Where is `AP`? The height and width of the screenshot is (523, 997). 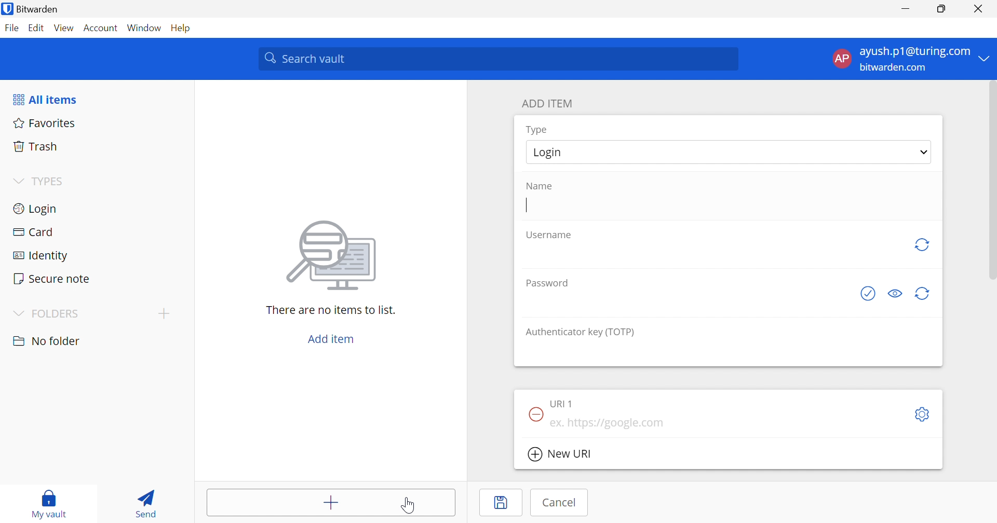 AP is located at coordinates (841, 61).